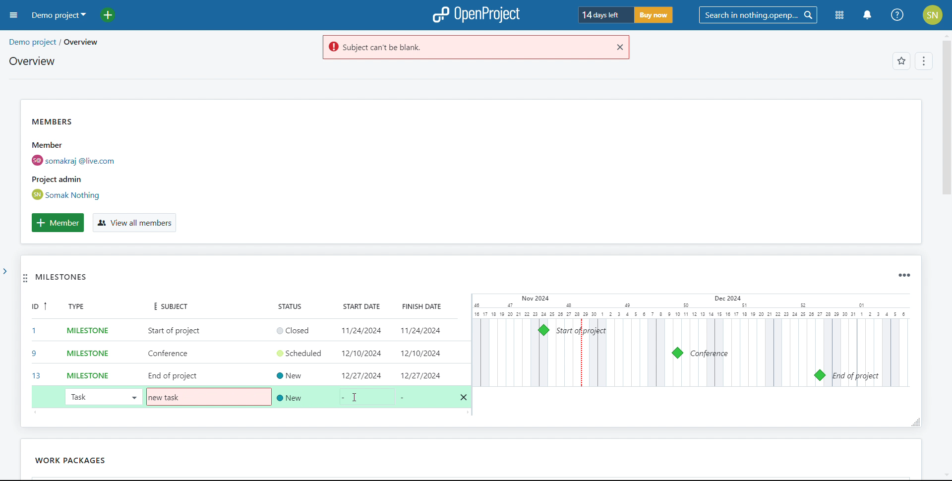 The width and height of the screenshot is (952, 481). Describe the element at coordinates (913, 421) in the screenshot. I see `resize widget` at that location.